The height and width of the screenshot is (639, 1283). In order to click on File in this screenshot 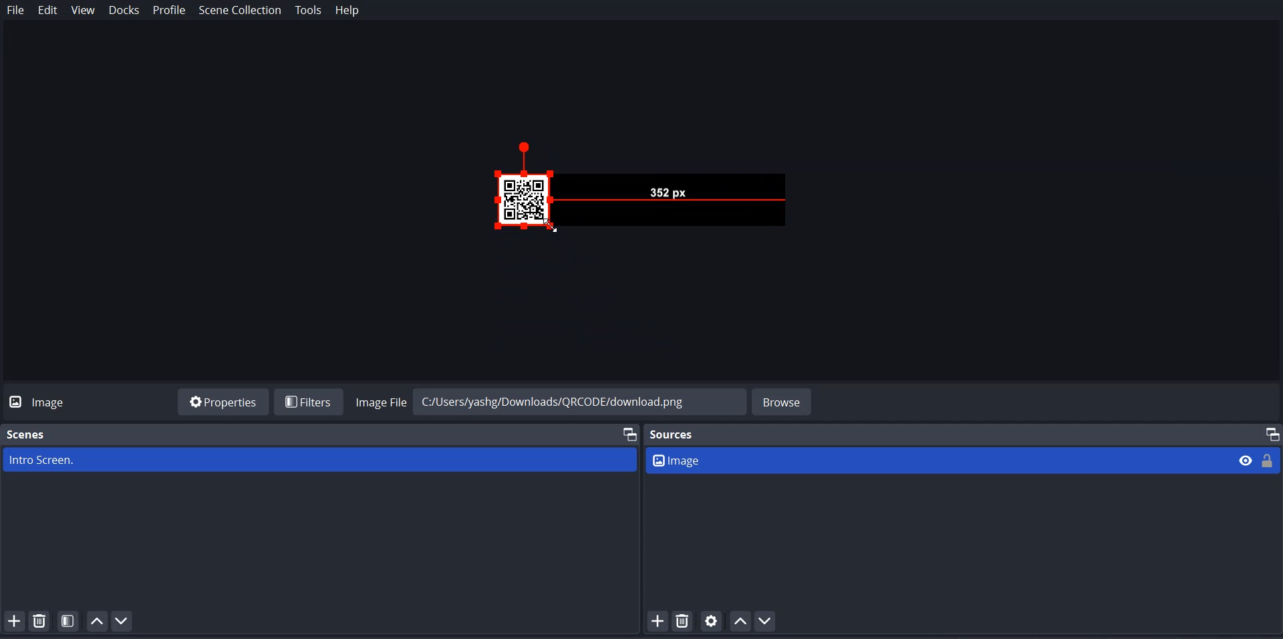, I will do `click(15, 11)`.